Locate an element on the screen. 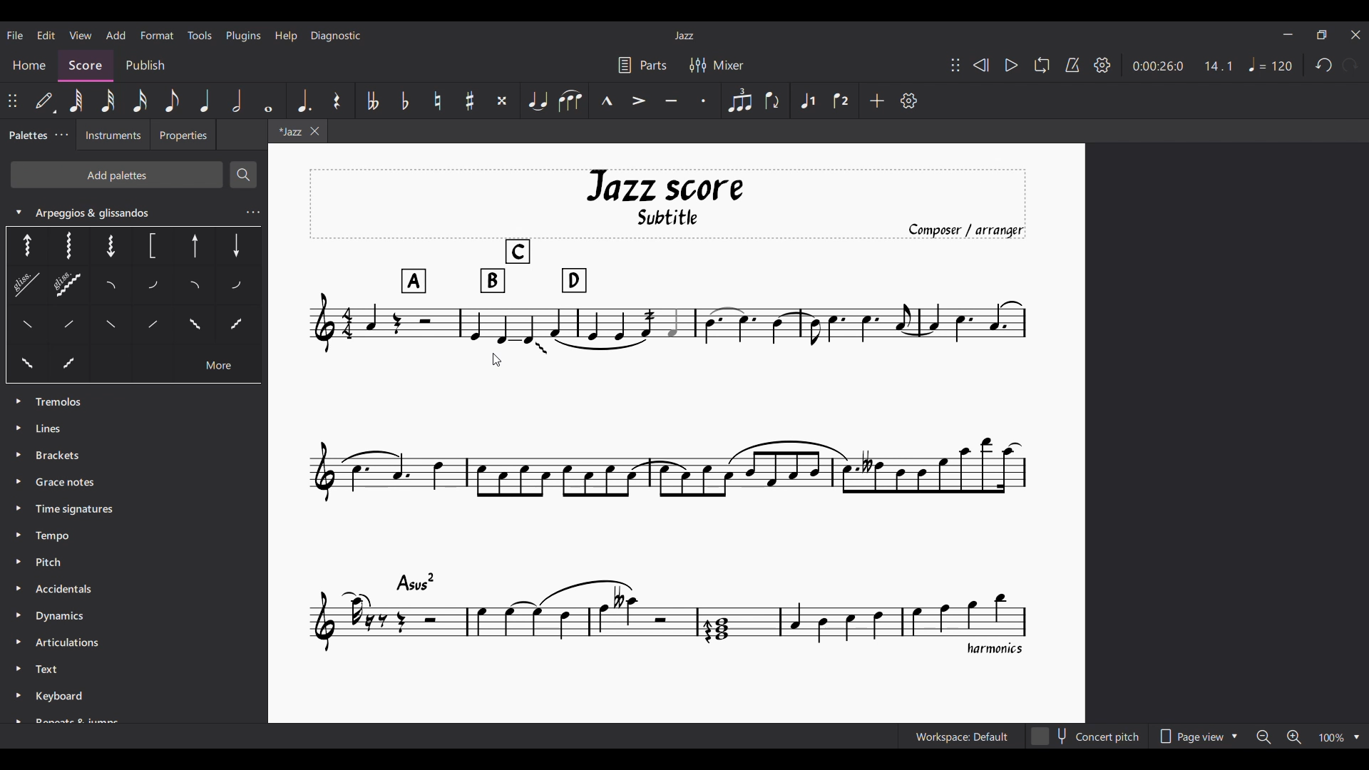 Image resolution: width=1369 pixels, height=770 pixels. Close tab is located at coordinates (314, 131).